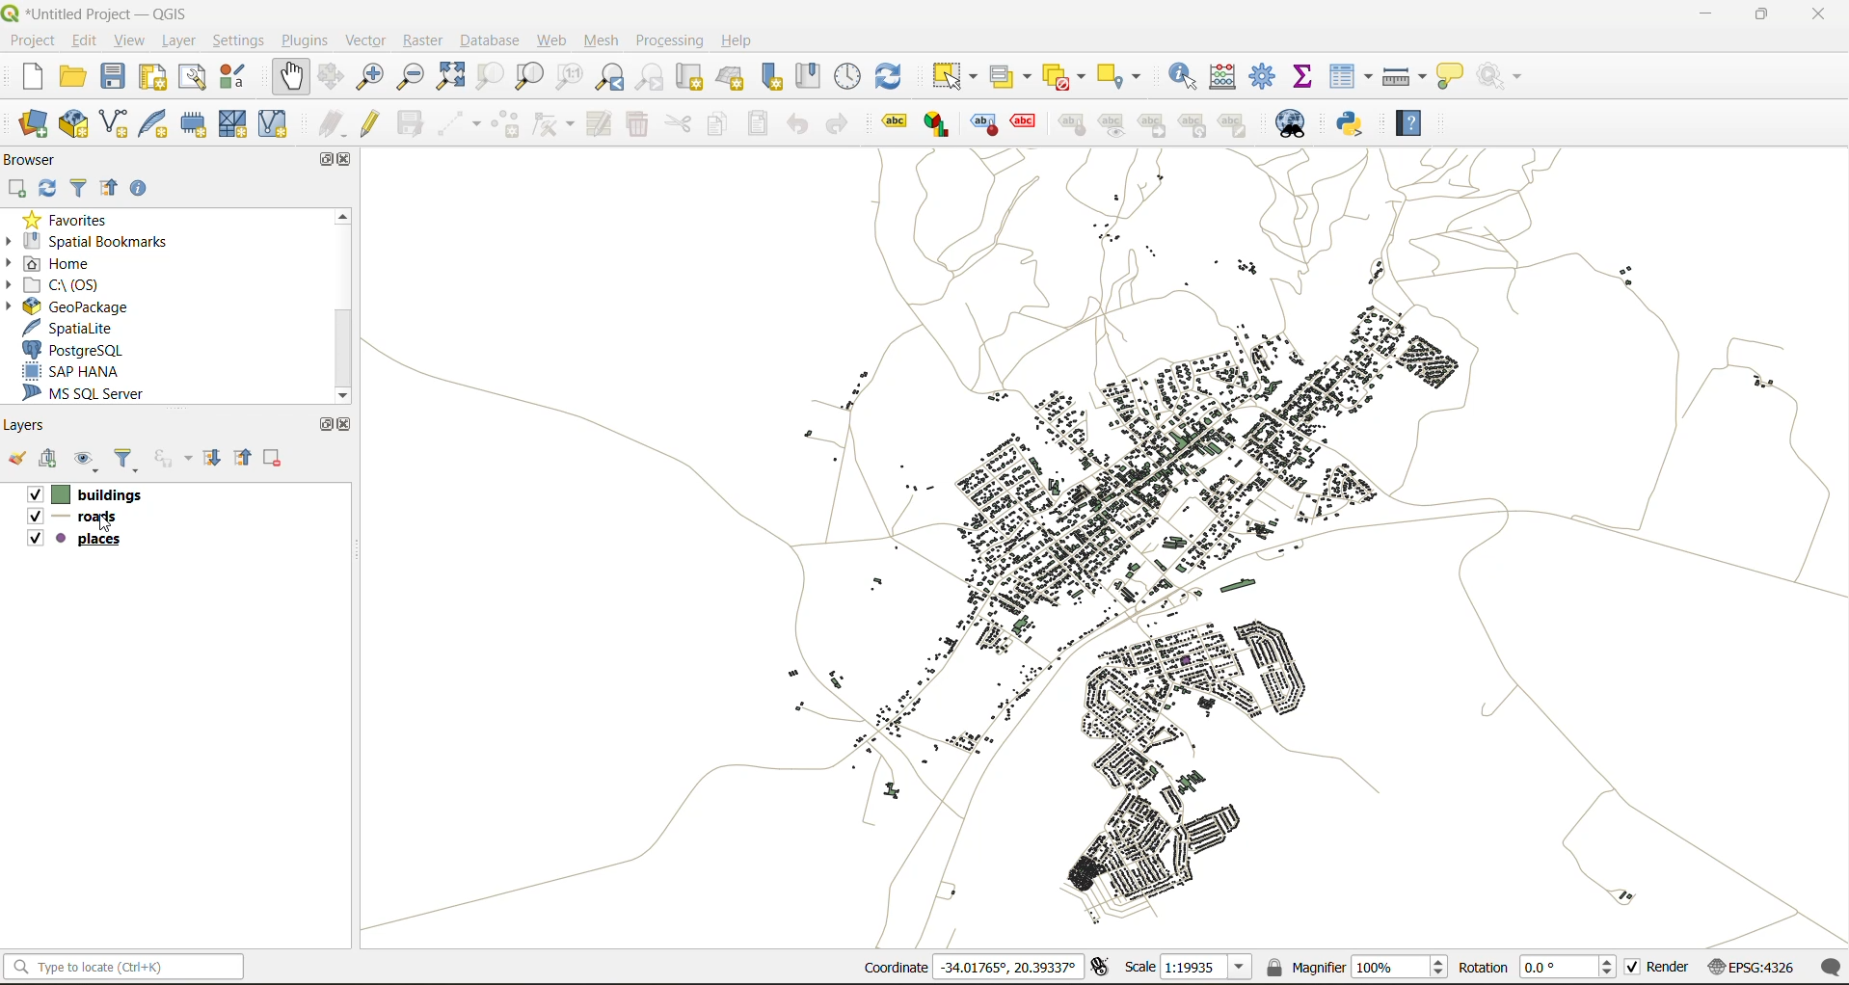  I want to click on zoom full, so click(449, 74).